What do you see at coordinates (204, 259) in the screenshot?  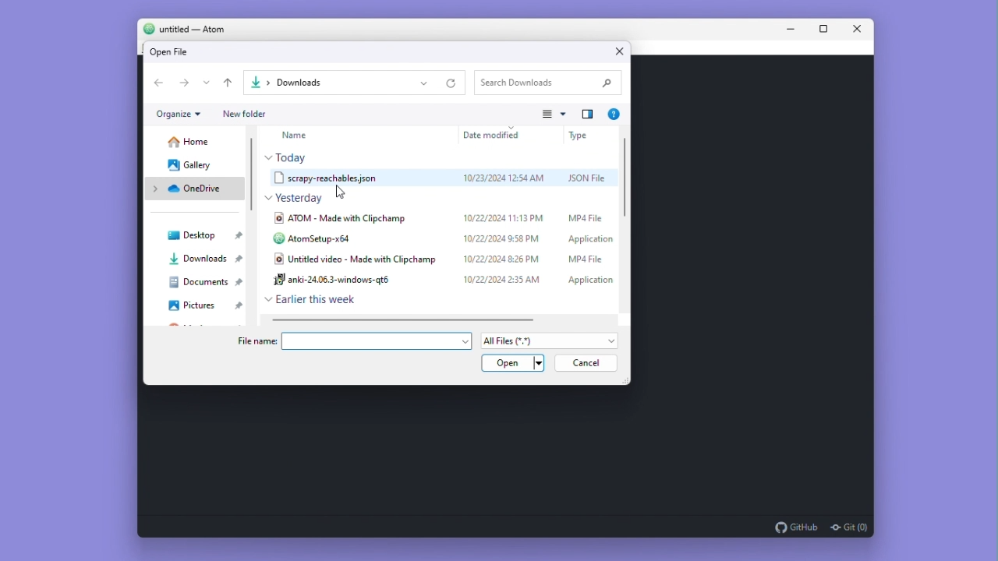 I see `Downloads` at bounding box center [204, 259].